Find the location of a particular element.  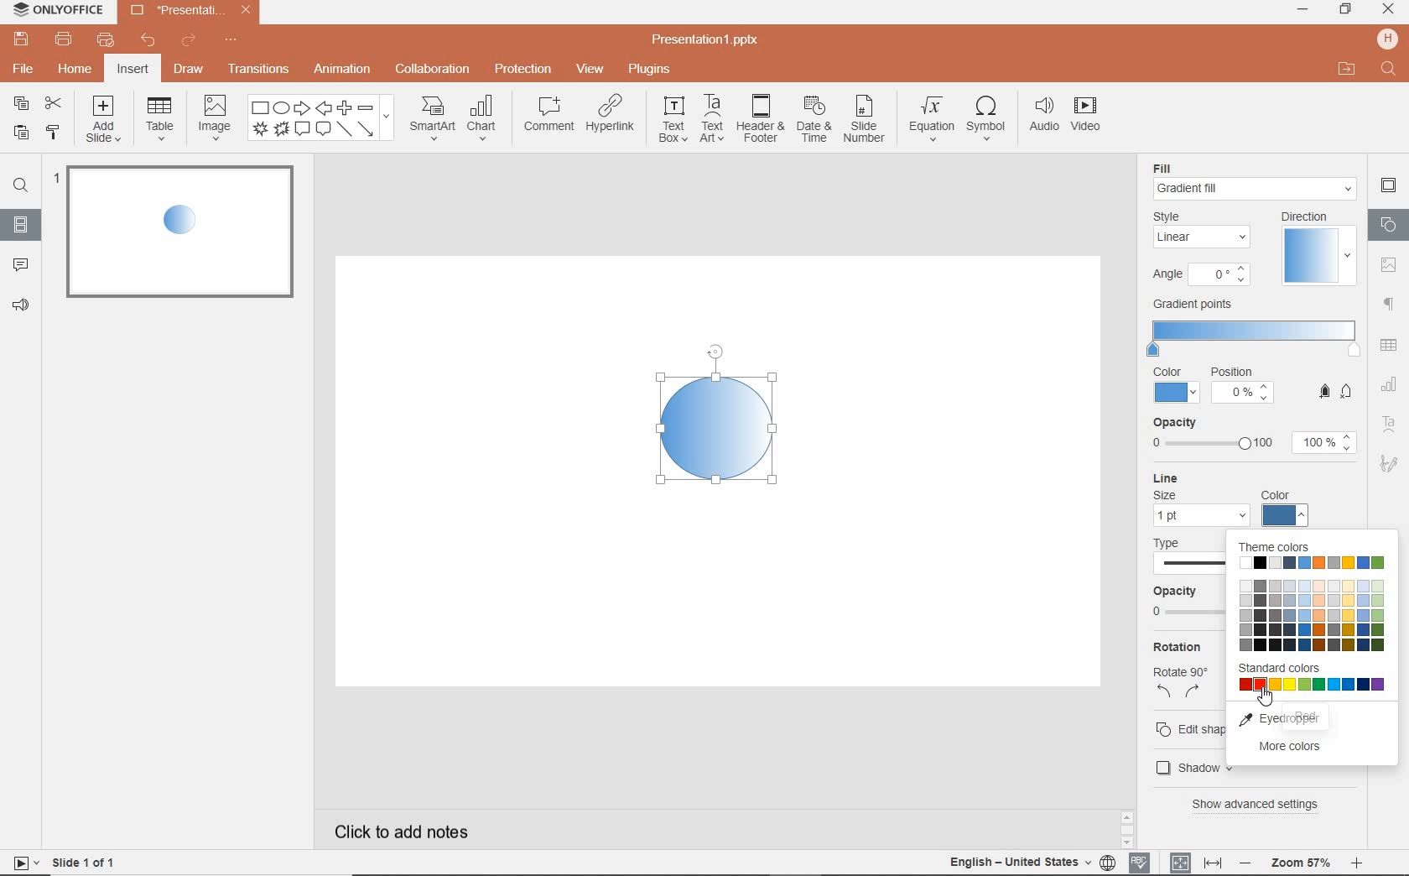

date & time is located at coordinates (814, 120).